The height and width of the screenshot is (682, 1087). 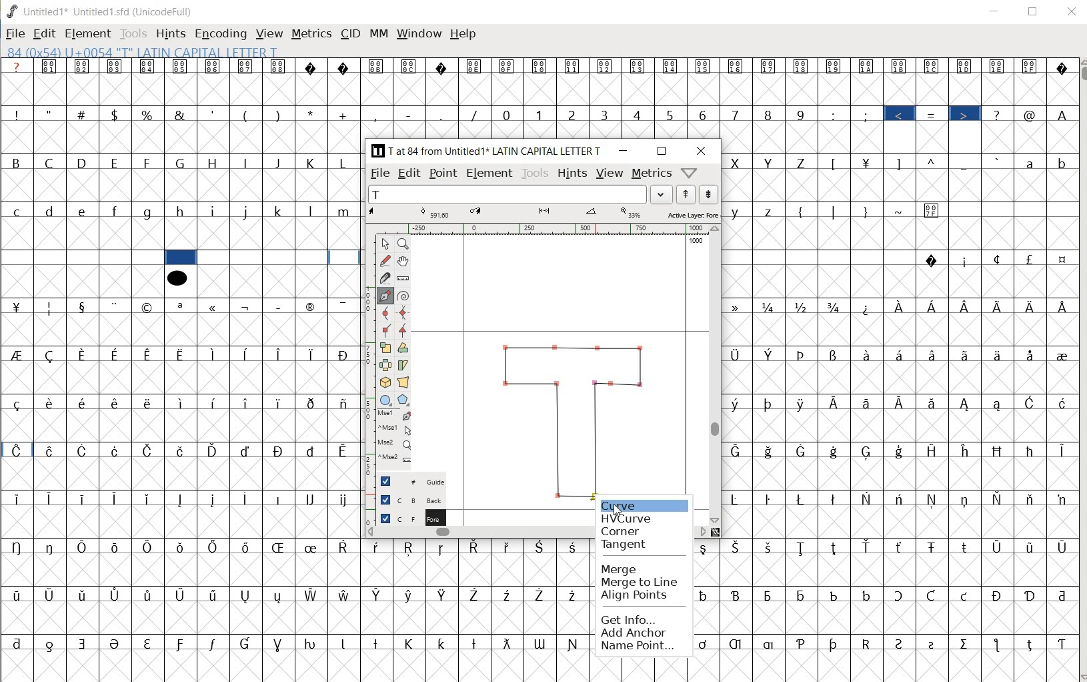 I want to click on Symbol, so click(x=247, y=595).